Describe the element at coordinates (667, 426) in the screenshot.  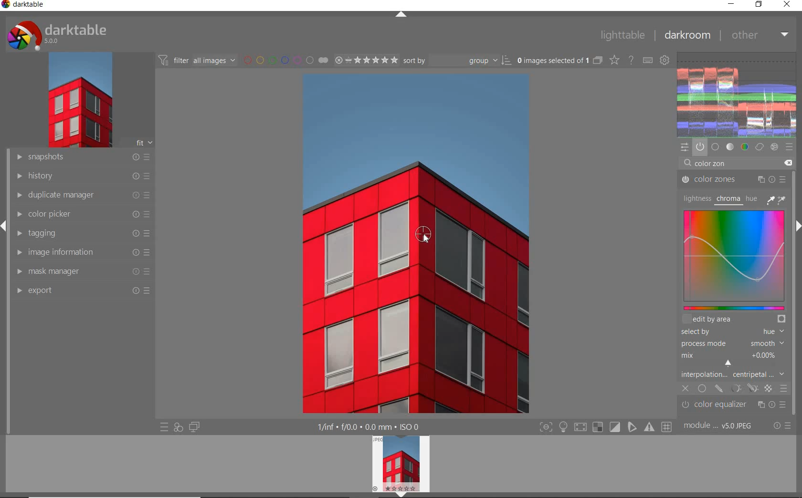
I see `grid overlay` at that location.